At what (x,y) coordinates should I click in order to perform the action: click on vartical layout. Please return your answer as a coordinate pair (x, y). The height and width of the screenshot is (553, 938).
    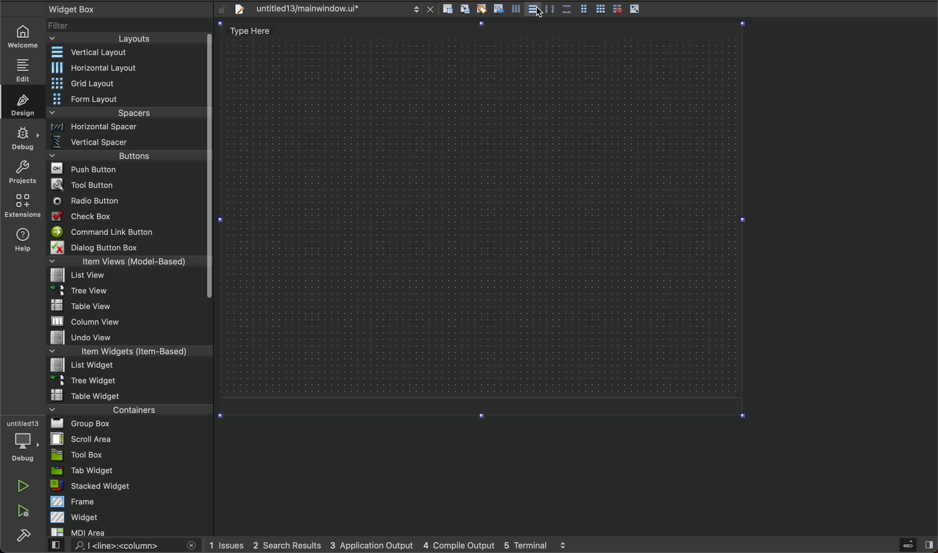
    Looking at the image, I should click on (515, 11).